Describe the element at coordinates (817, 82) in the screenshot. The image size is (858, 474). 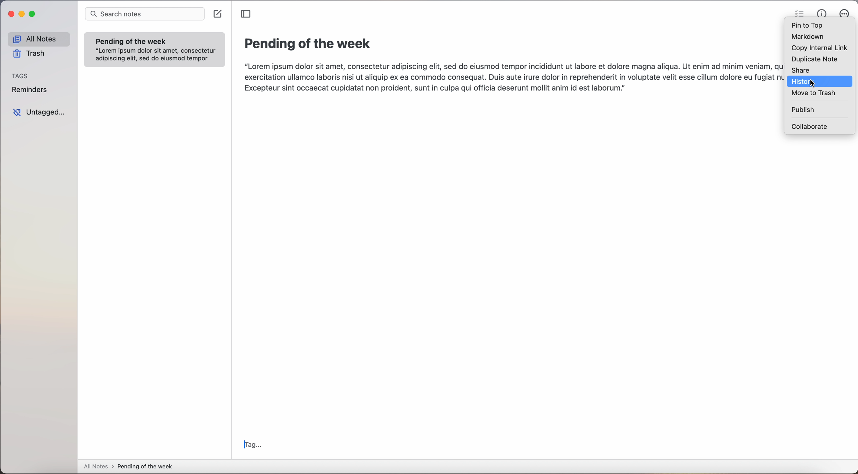
I see `cursor` at that location.